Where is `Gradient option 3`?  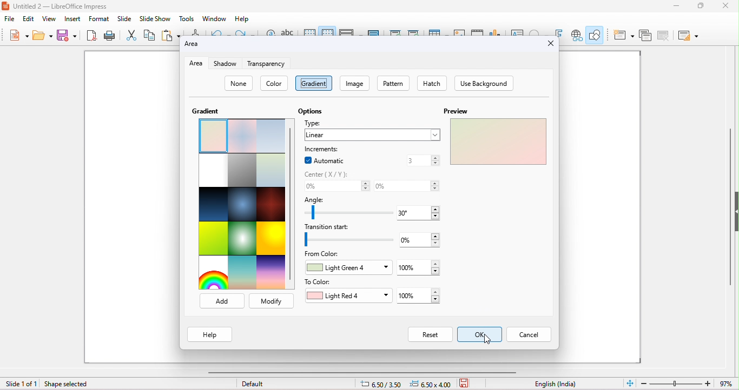
Gradient option 3 is located at coordinates (273, 136).